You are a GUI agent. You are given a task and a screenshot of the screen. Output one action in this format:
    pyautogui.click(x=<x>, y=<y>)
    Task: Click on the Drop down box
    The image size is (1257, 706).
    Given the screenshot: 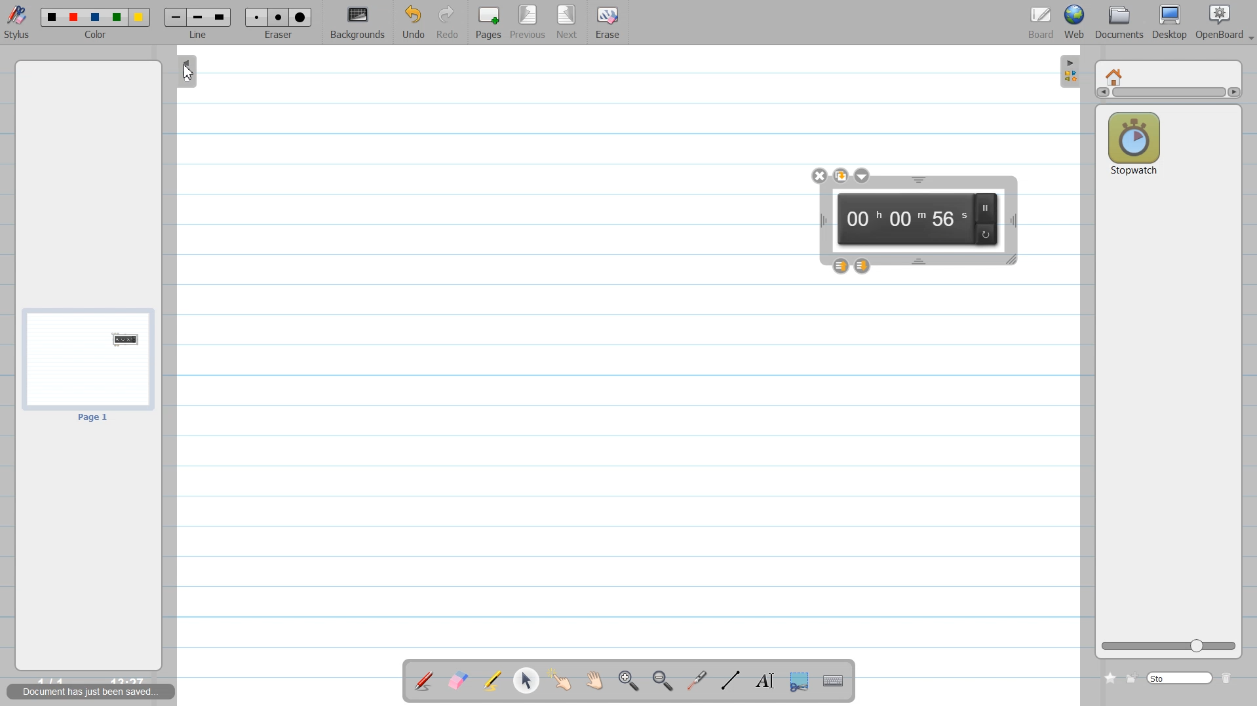 What is the action you would take?
    pyautogui.click(x=1249, y=33)
    